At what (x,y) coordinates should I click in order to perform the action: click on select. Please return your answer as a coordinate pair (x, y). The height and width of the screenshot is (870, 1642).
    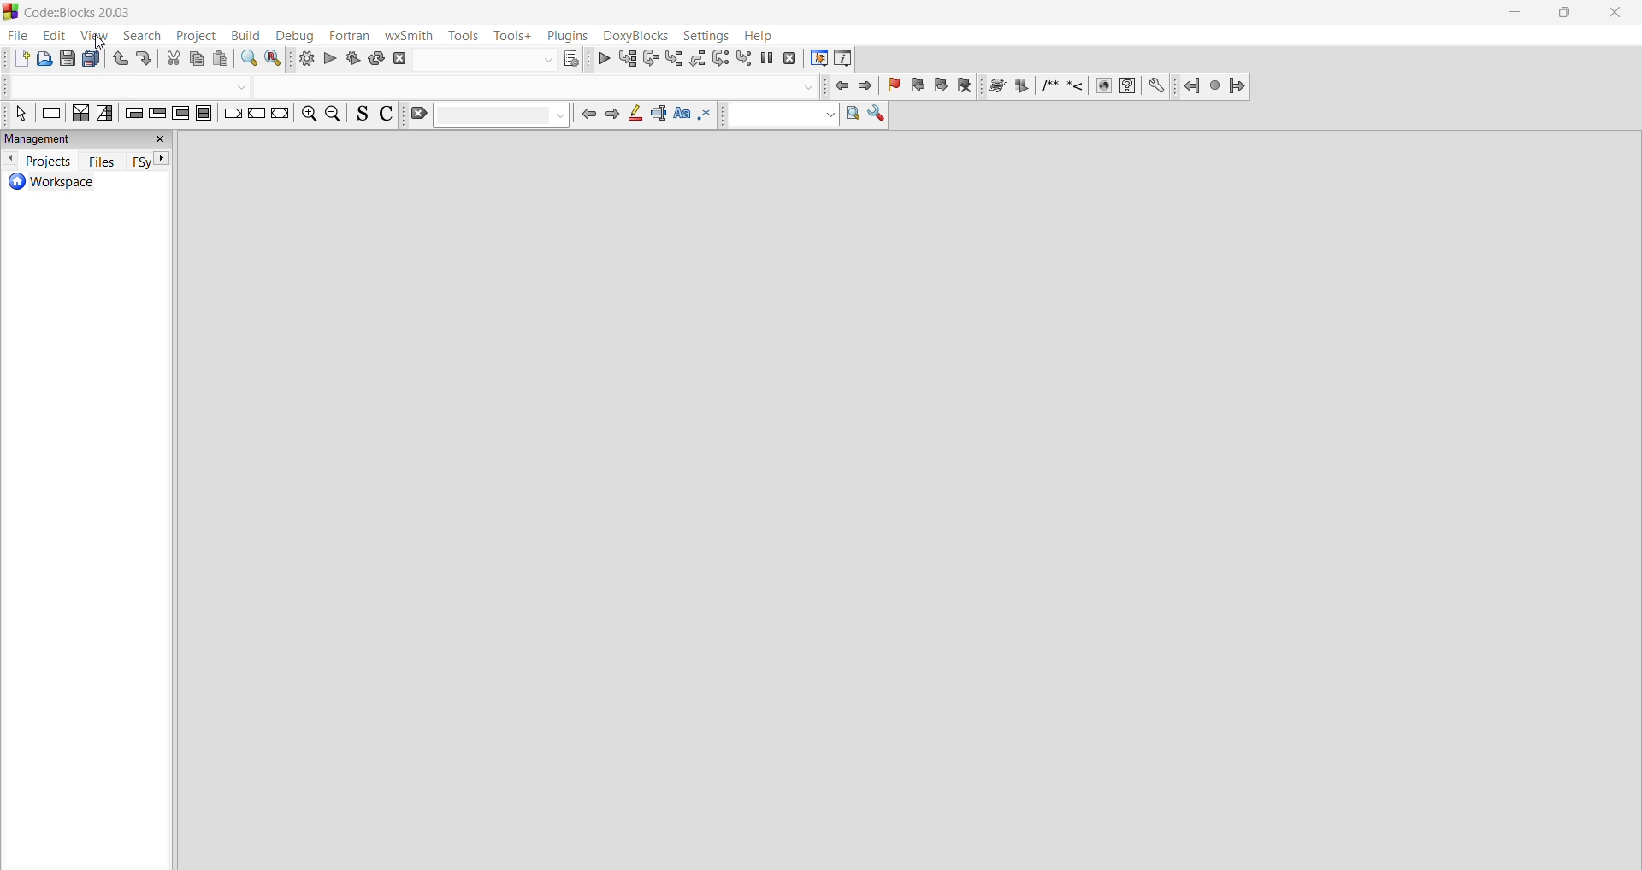
    Looking at the image, I should click on (18, 116).